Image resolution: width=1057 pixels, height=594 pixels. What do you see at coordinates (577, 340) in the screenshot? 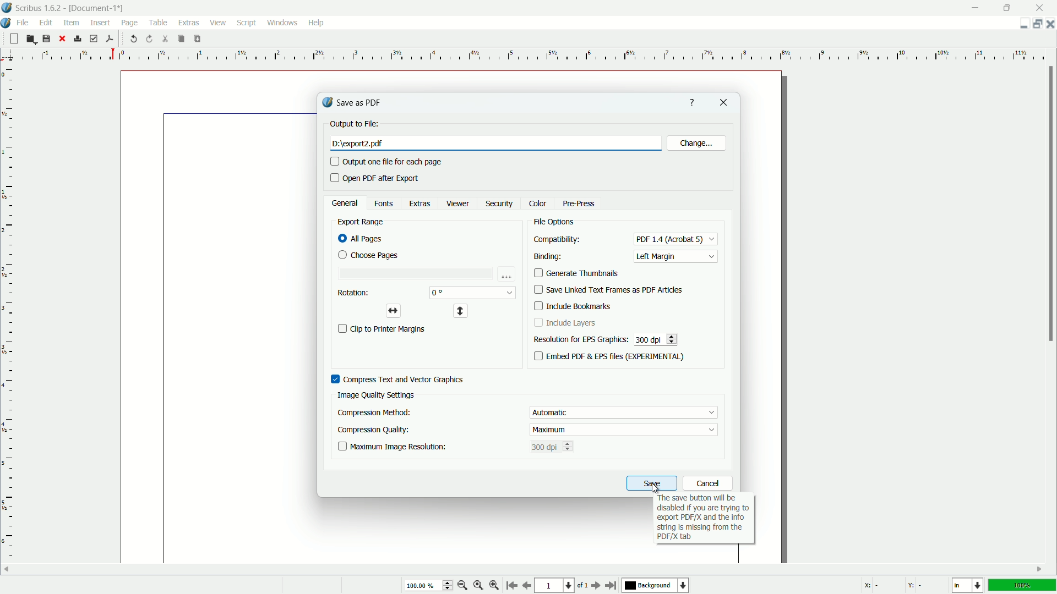
I see `resolution for eps graphics` at bounding box center [577, 340].